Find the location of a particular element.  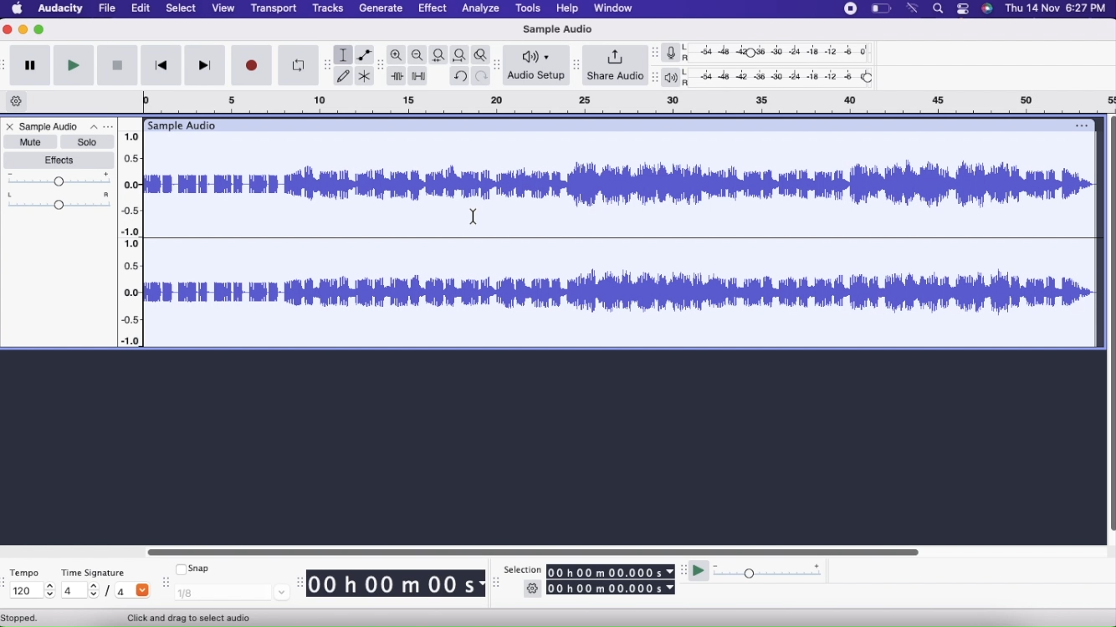

Envelope tool is located at coordinates (366, 54).